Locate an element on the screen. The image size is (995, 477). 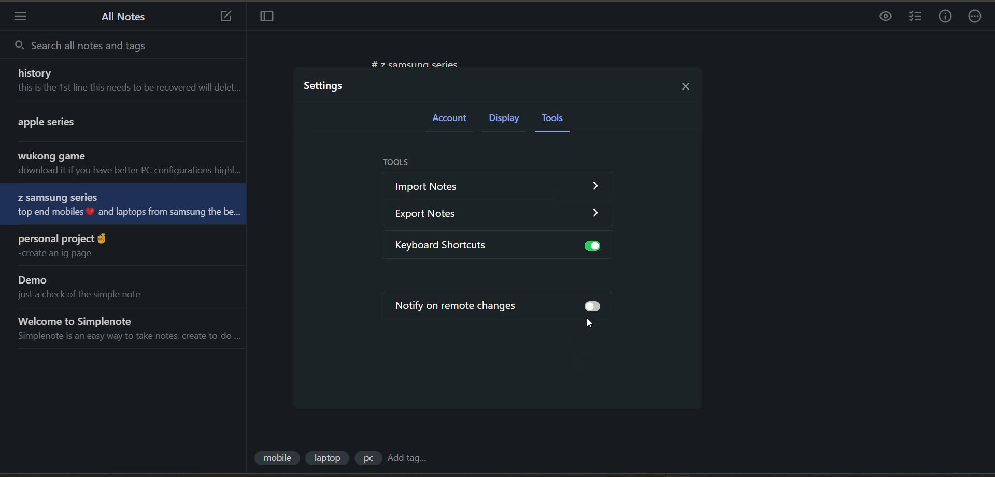
display is located at coordinates (503, 120).